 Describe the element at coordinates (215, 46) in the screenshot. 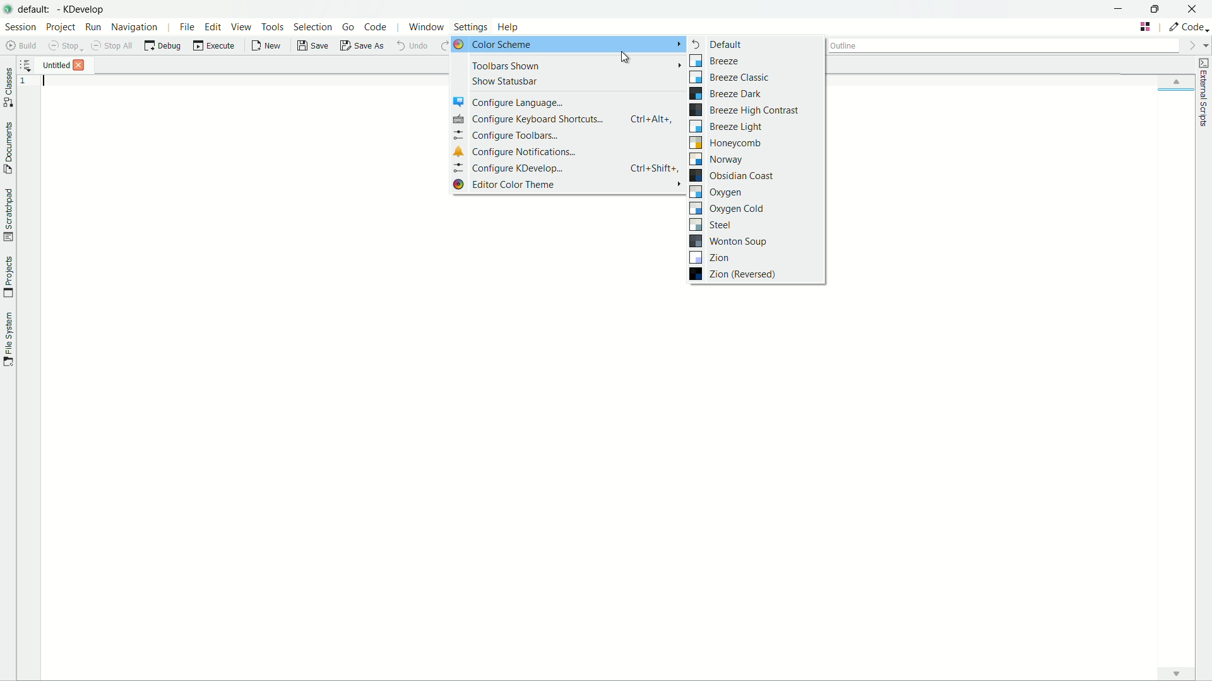

I see `execute` at that location.